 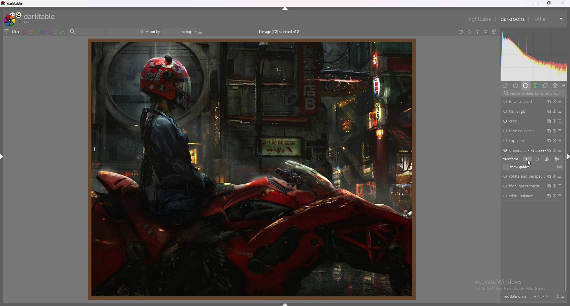 What do you see at coordinates (12, 32) in the screenshot?
I see `filter` at bounding box center [12, 32].